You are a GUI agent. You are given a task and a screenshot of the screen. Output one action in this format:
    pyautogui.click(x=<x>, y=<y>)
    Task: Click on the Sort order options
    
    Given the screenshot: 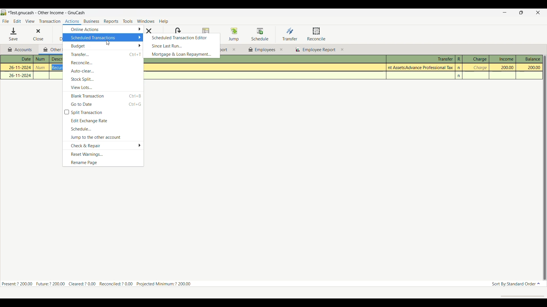 What is the action you would take?
    pyautogui.click(x=516, y=284)
    